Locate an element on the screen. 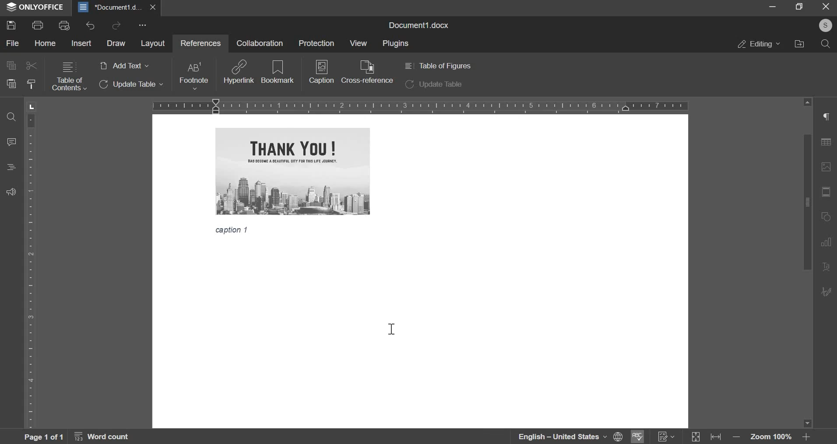 The height and width of the screenshot is (444, 837). zoom 100% is located at coordinates (772, 438).